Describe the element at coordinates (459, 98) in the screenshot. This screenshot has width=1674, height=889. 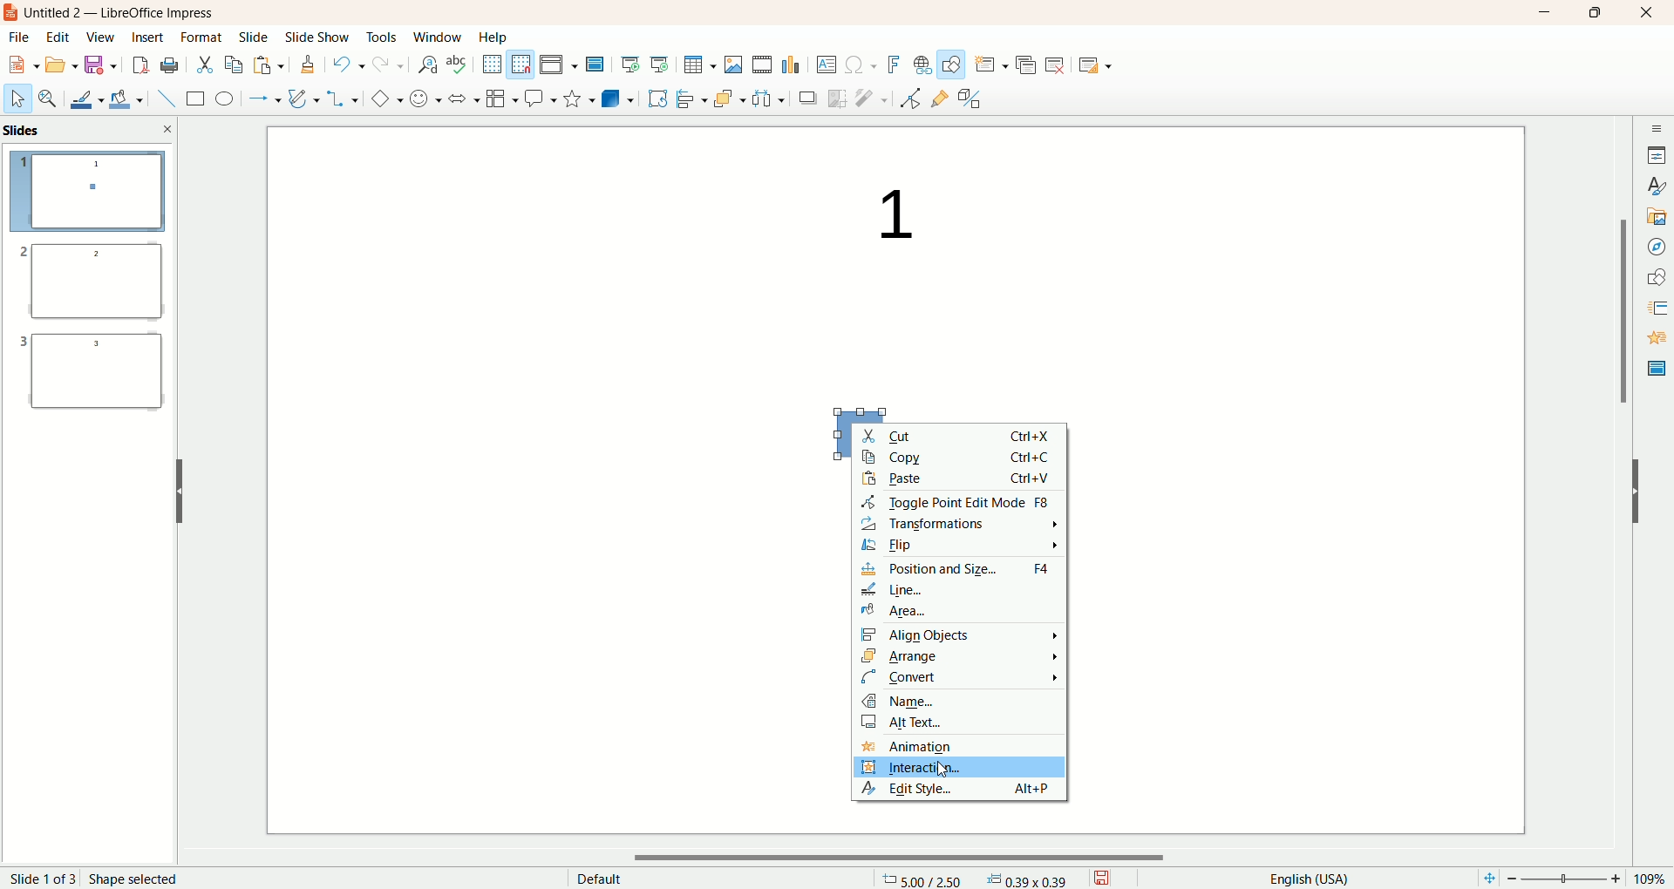
I see `block arrow` at that location.